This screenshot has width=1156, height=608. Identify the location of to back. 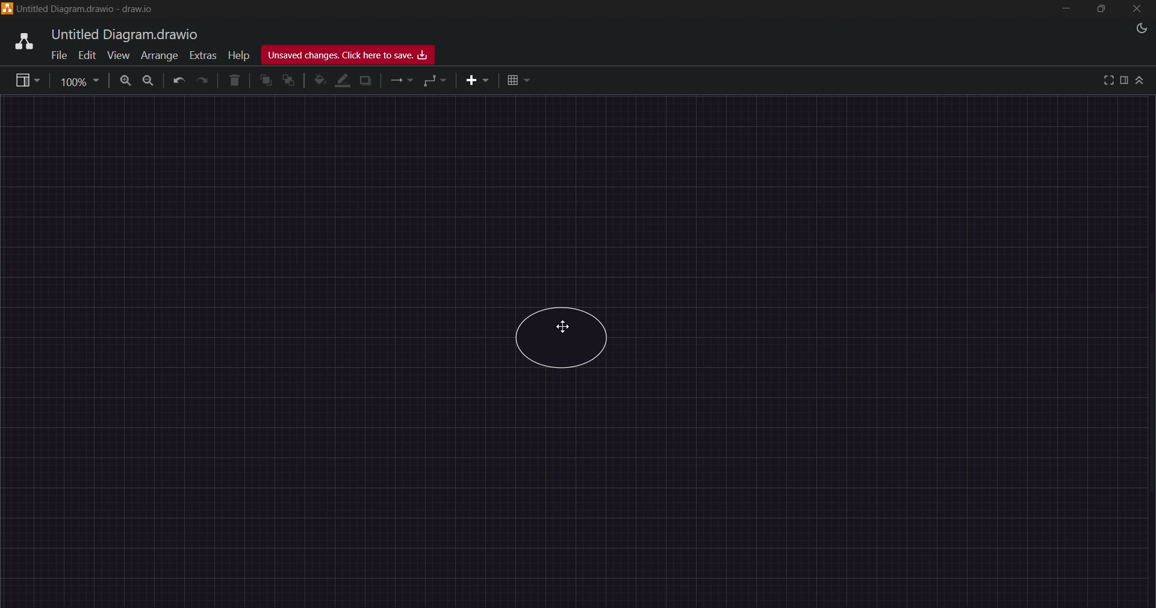
(288, 81).